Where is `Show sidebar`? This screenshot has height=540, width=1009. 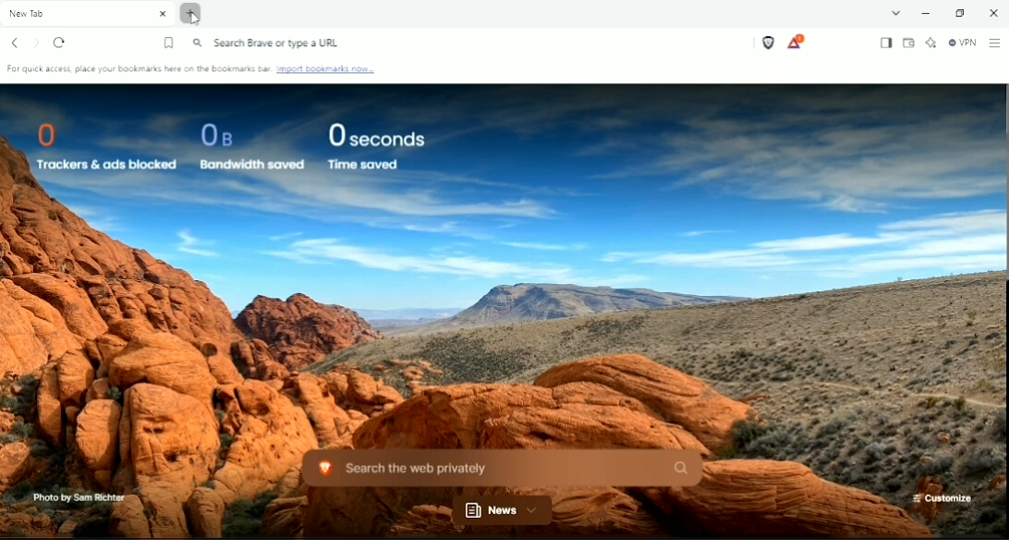 Show sidebar is located at coordinates (886, 44).